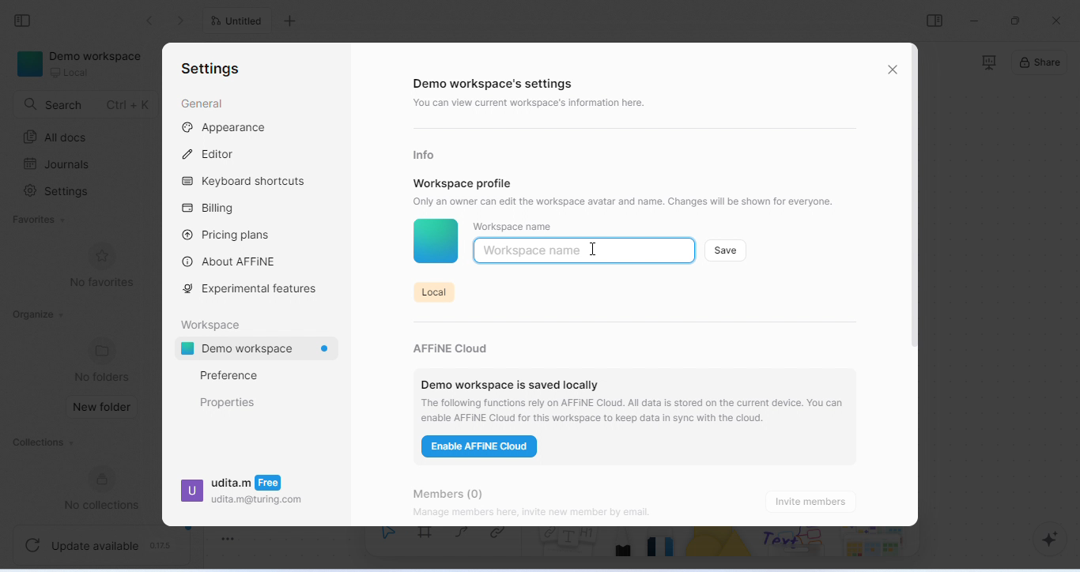  Describe the element at coordinates (104, 408) in the screenshot. I see `new folder` at that location.